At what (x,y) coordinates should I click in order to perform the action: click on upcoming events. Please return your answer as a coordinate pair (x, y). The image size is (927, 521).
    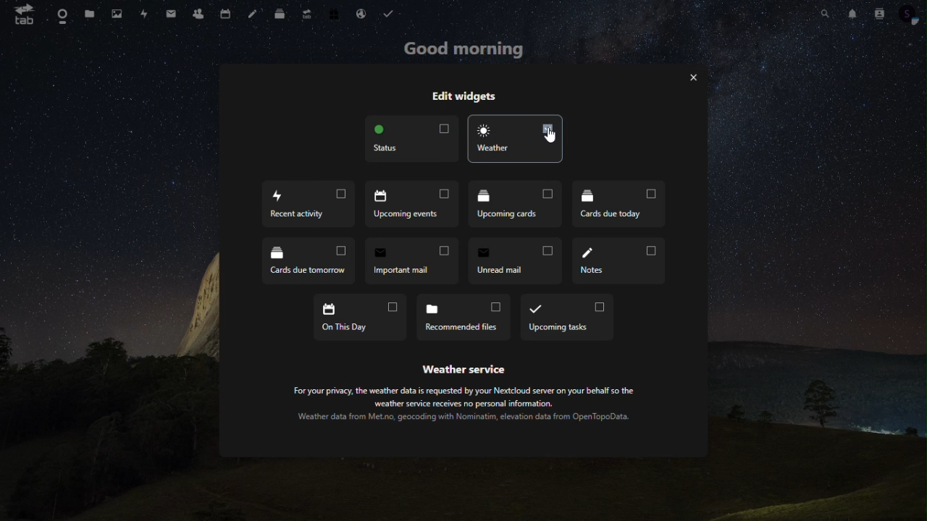
    Looking at the image, I should click on (413, 203).